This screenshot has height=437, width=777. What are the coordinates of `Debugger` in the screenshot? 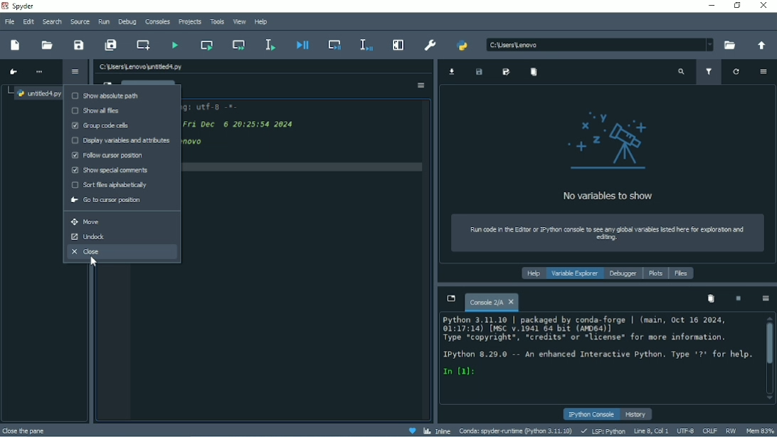 It's located at (624, 274).